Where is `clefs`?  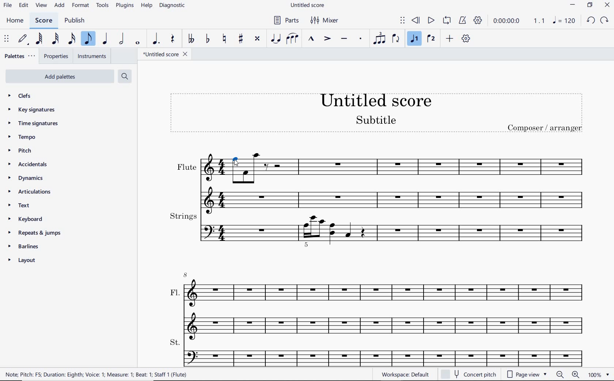
clefs is located at coordinates (21, 96).